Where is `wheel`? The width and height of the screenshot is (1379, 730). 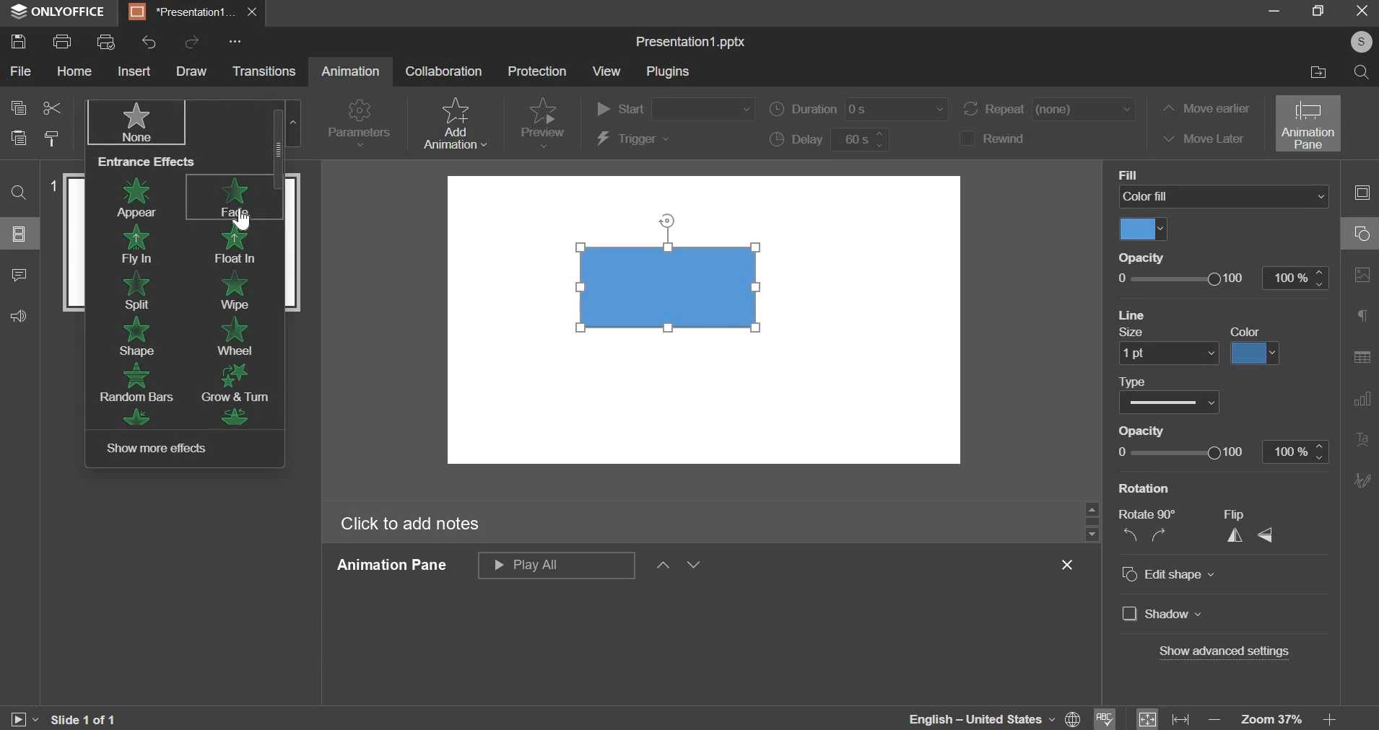
wheel is located at coordinates (237, 335).